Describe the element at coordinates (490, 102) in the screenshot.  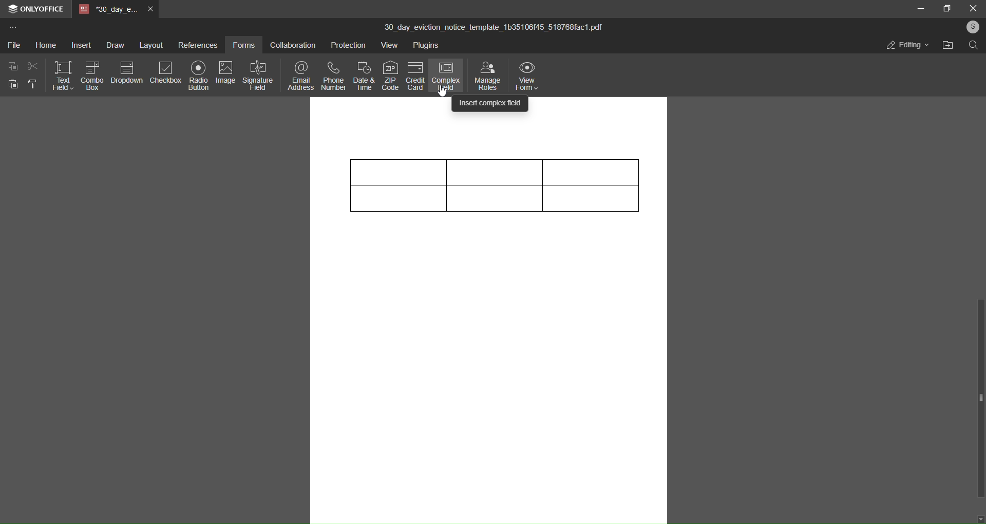
I see `insert complex field` at that location.